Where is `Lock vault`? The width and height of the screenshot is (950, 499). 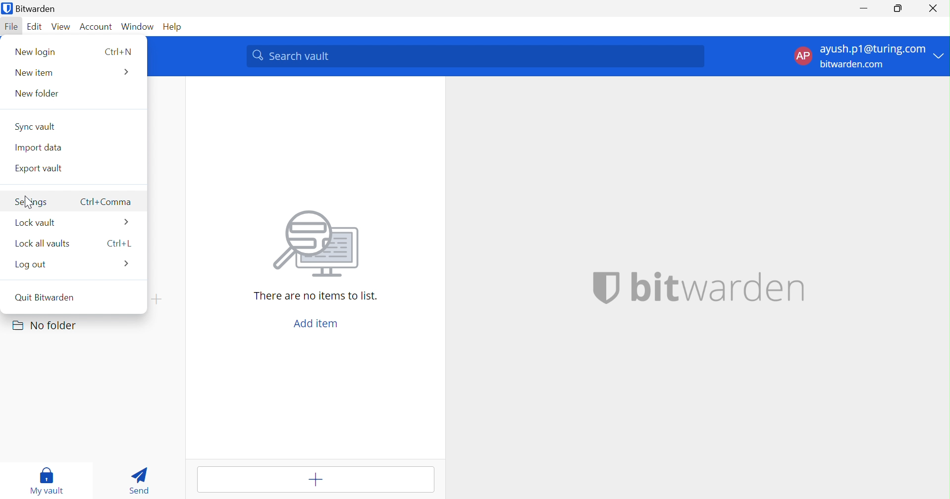 Lock vault is located at coordinates (36, 221).